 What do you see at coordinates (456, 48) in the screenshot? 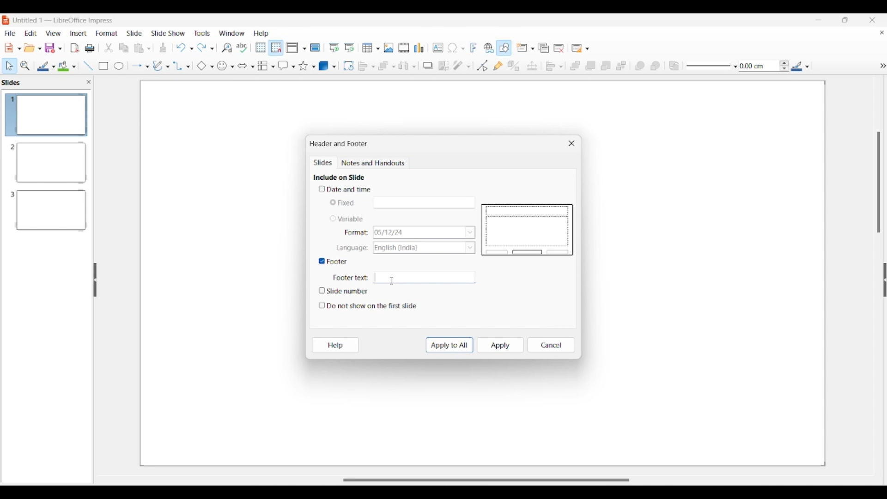
I see `Insert special character options` at bounding box center [456, 48].